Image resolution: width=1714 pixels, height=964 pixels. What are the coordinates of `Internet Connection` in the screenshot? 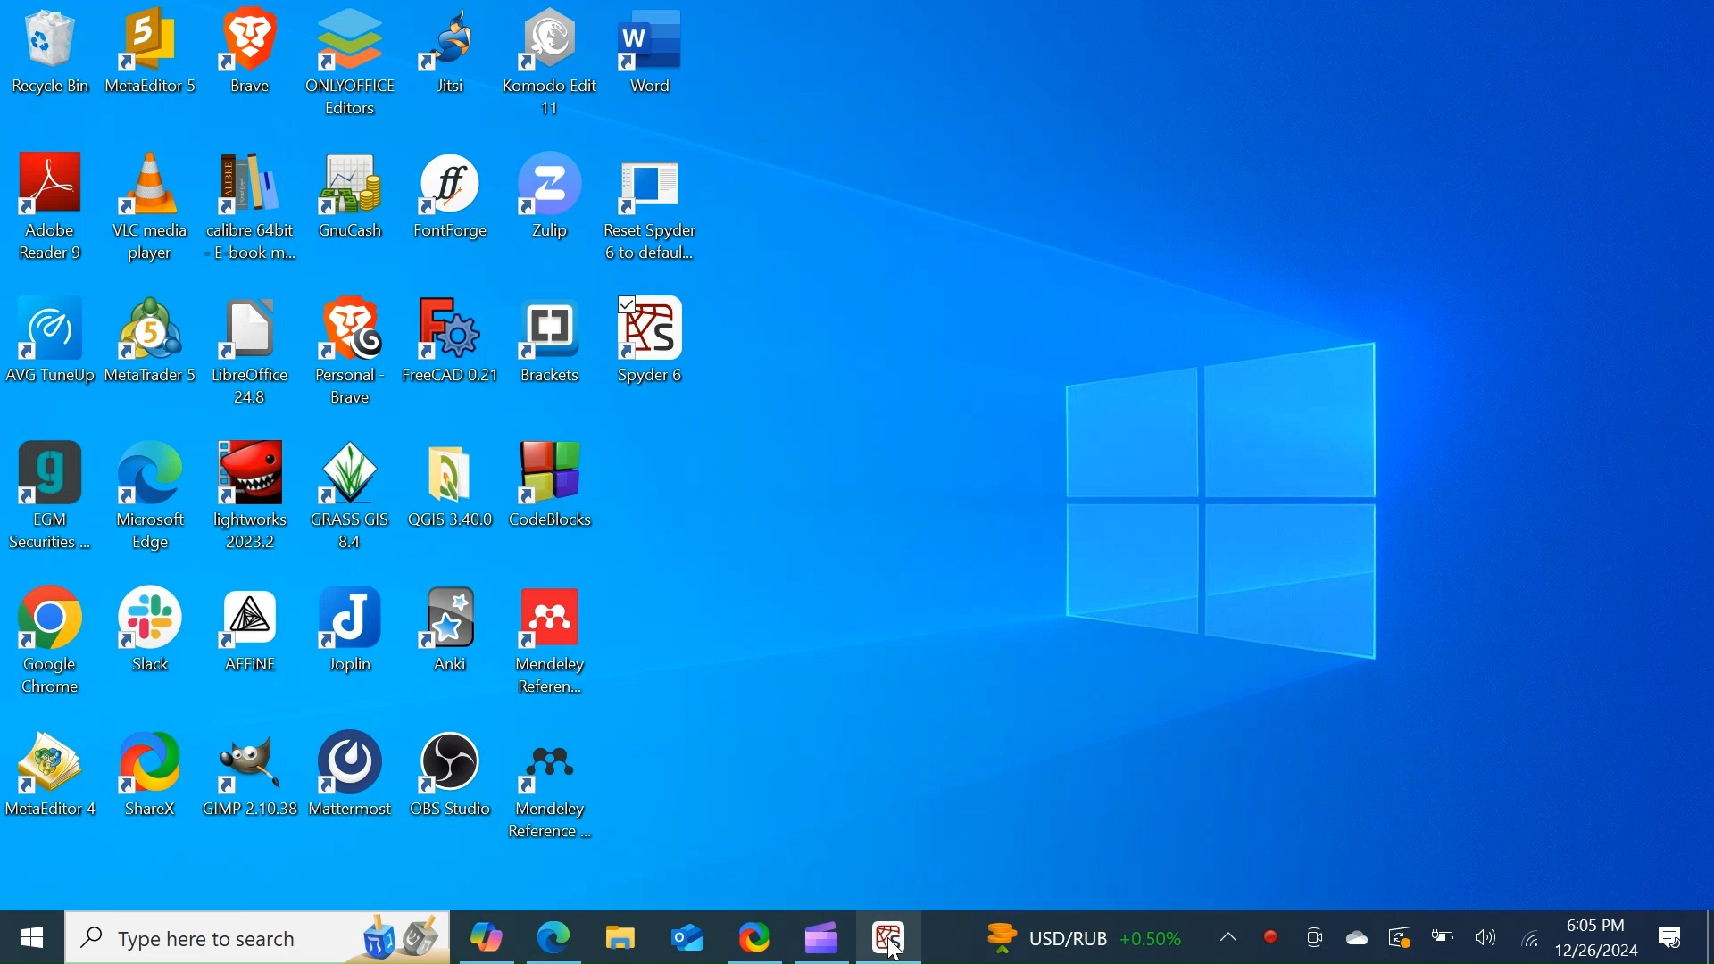 It's located at (1528, 938).